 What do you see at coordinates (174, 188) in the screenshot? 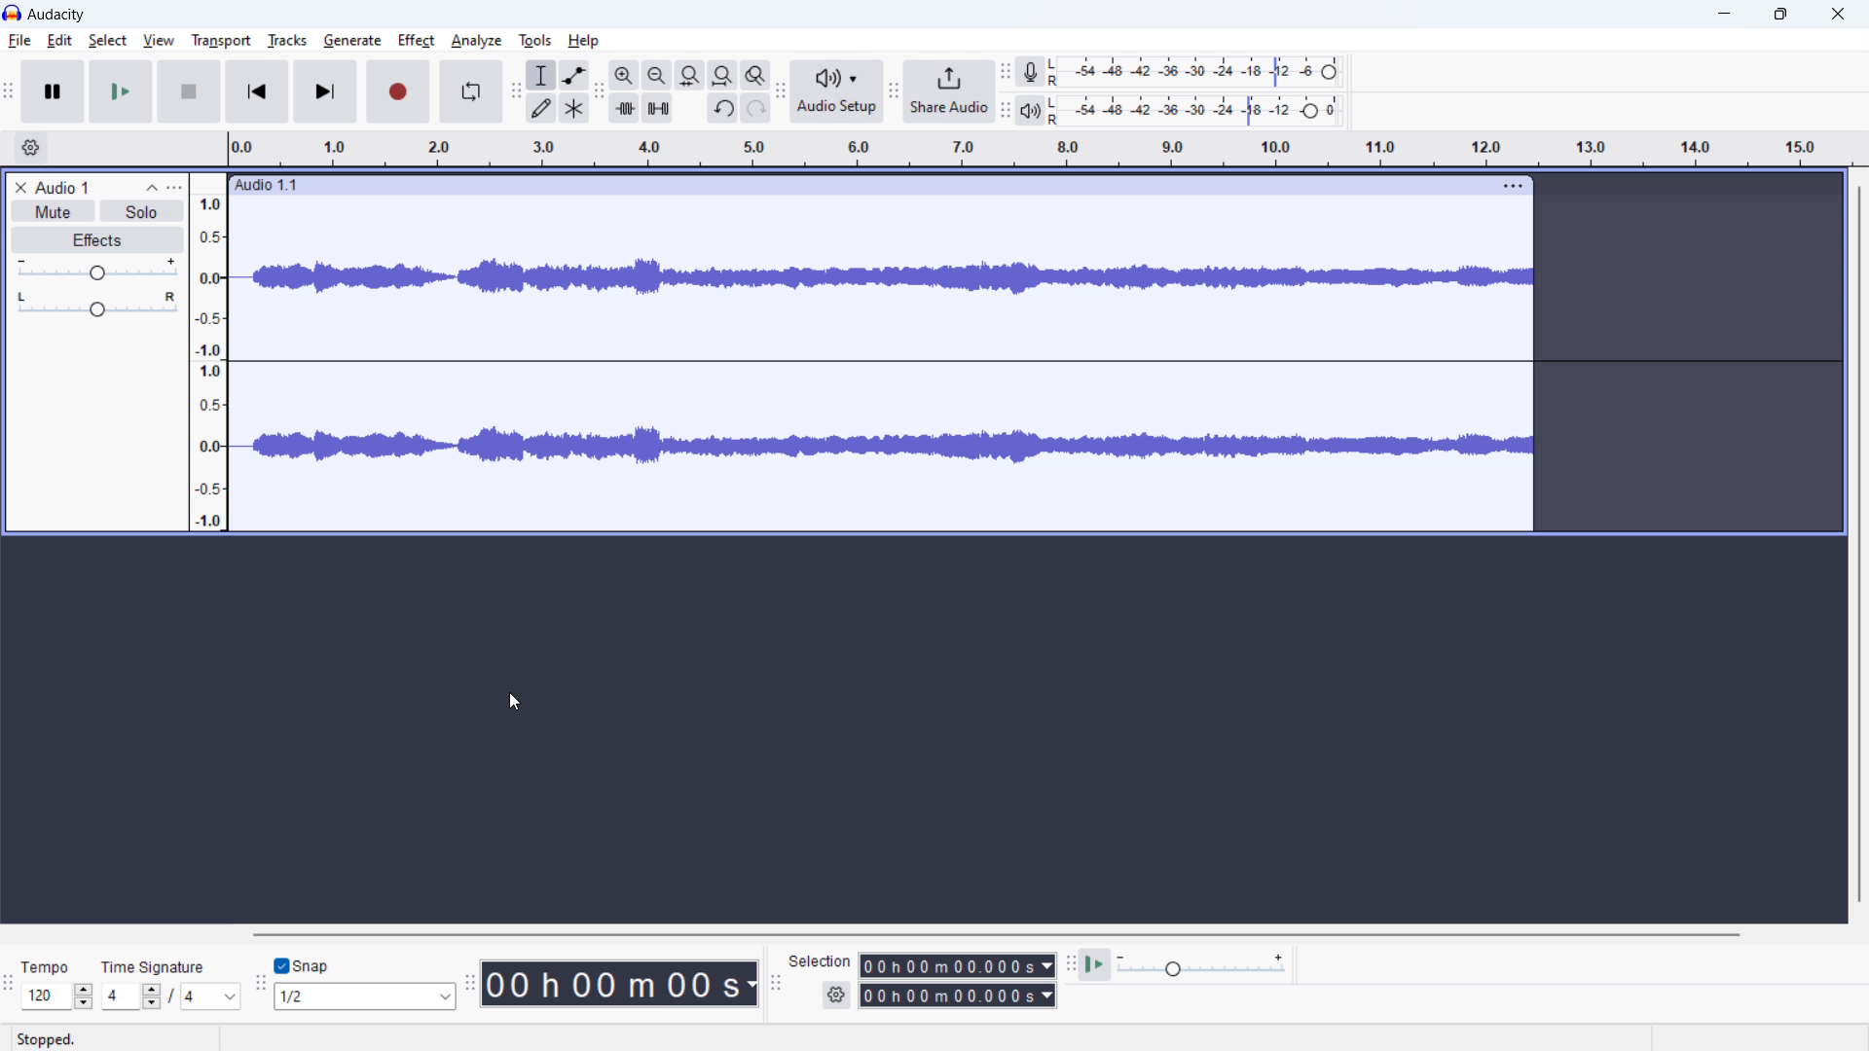
I see `options` at bounding box center [174, 188].